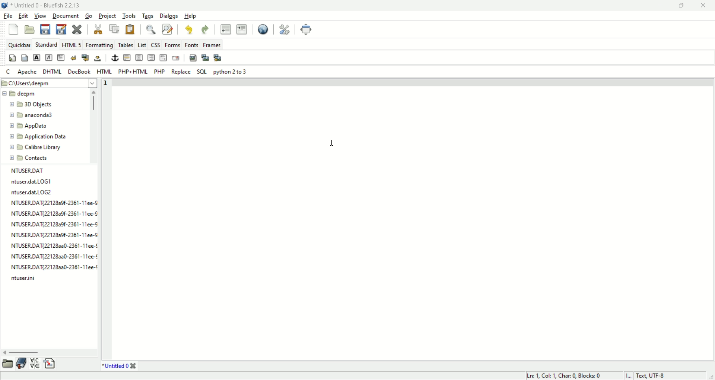 This screenshot has height=380, width=715. Describe the element at coordinates (217, 58) in the screenshot. I see `multi thumbnail` at that location.